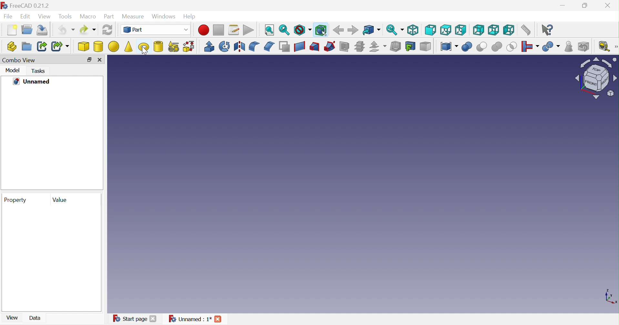 This screenshot has width=619, height=325. Describe the element at coordinates (50, 138) in the screenshot. I see `preview` at that location.